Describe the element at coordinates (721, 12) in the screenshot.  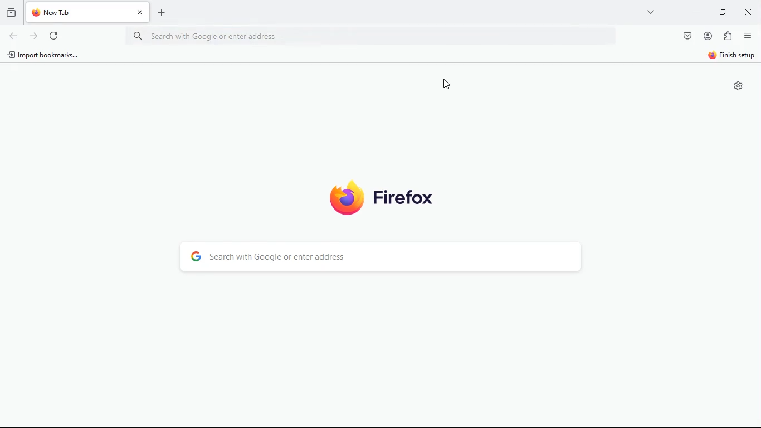
I see `minimize` at that location.